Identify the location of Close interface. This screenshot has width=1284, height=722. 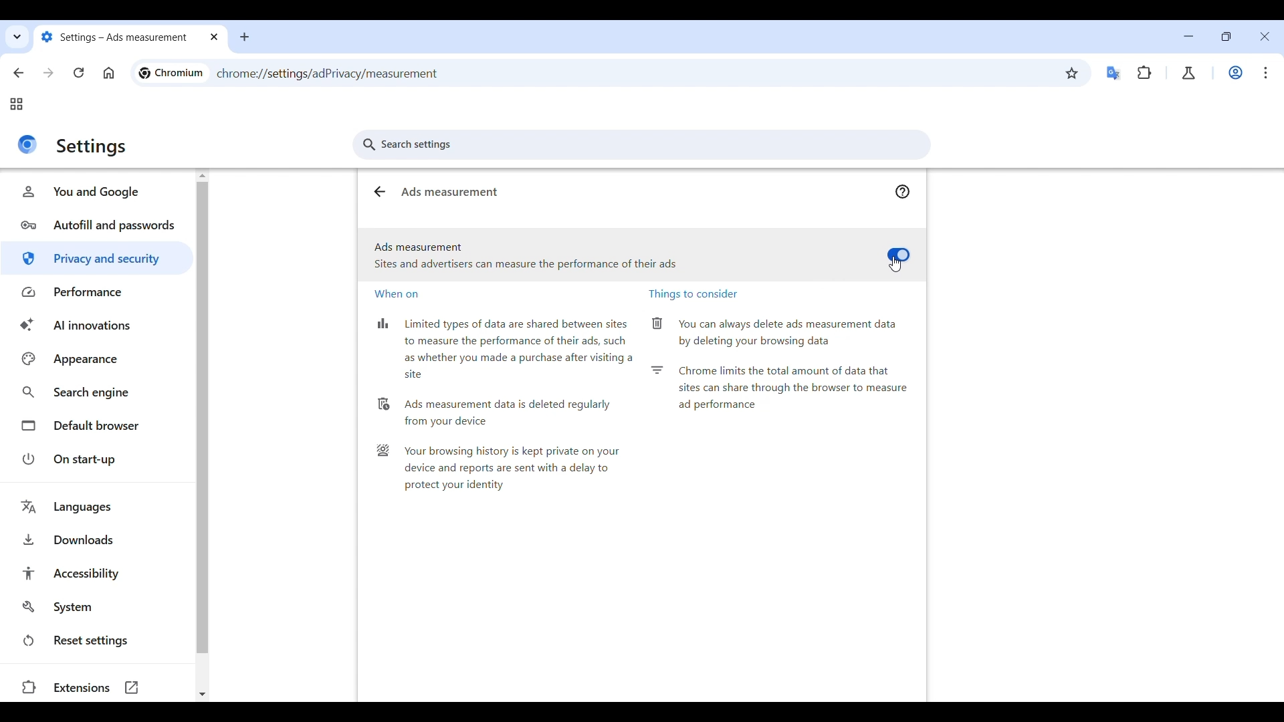
(1265, 36).